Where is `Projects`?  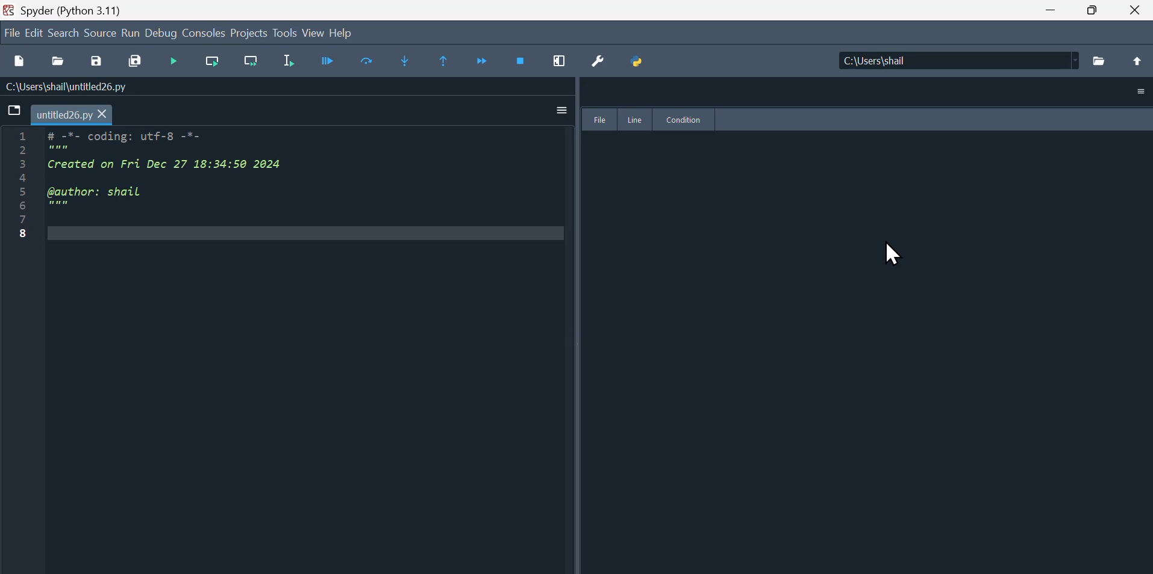 Projects is located at coordinates (246, 34).